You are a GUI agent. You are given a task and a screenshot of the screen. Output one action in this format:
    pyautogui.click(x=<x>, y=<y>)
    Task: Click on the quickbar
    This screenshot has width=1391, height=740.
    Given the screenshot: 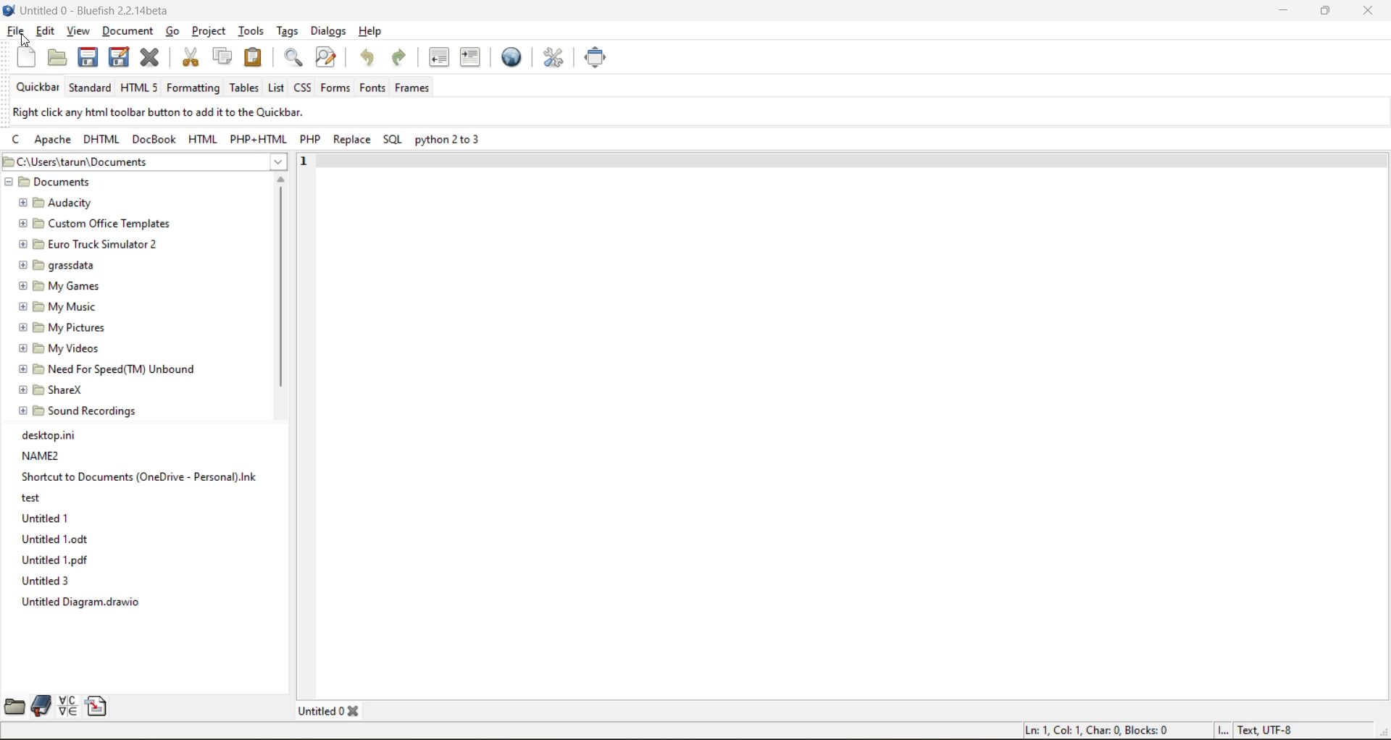 What is the action you would take?
    pyautogui.click(x=41, y=88)
    